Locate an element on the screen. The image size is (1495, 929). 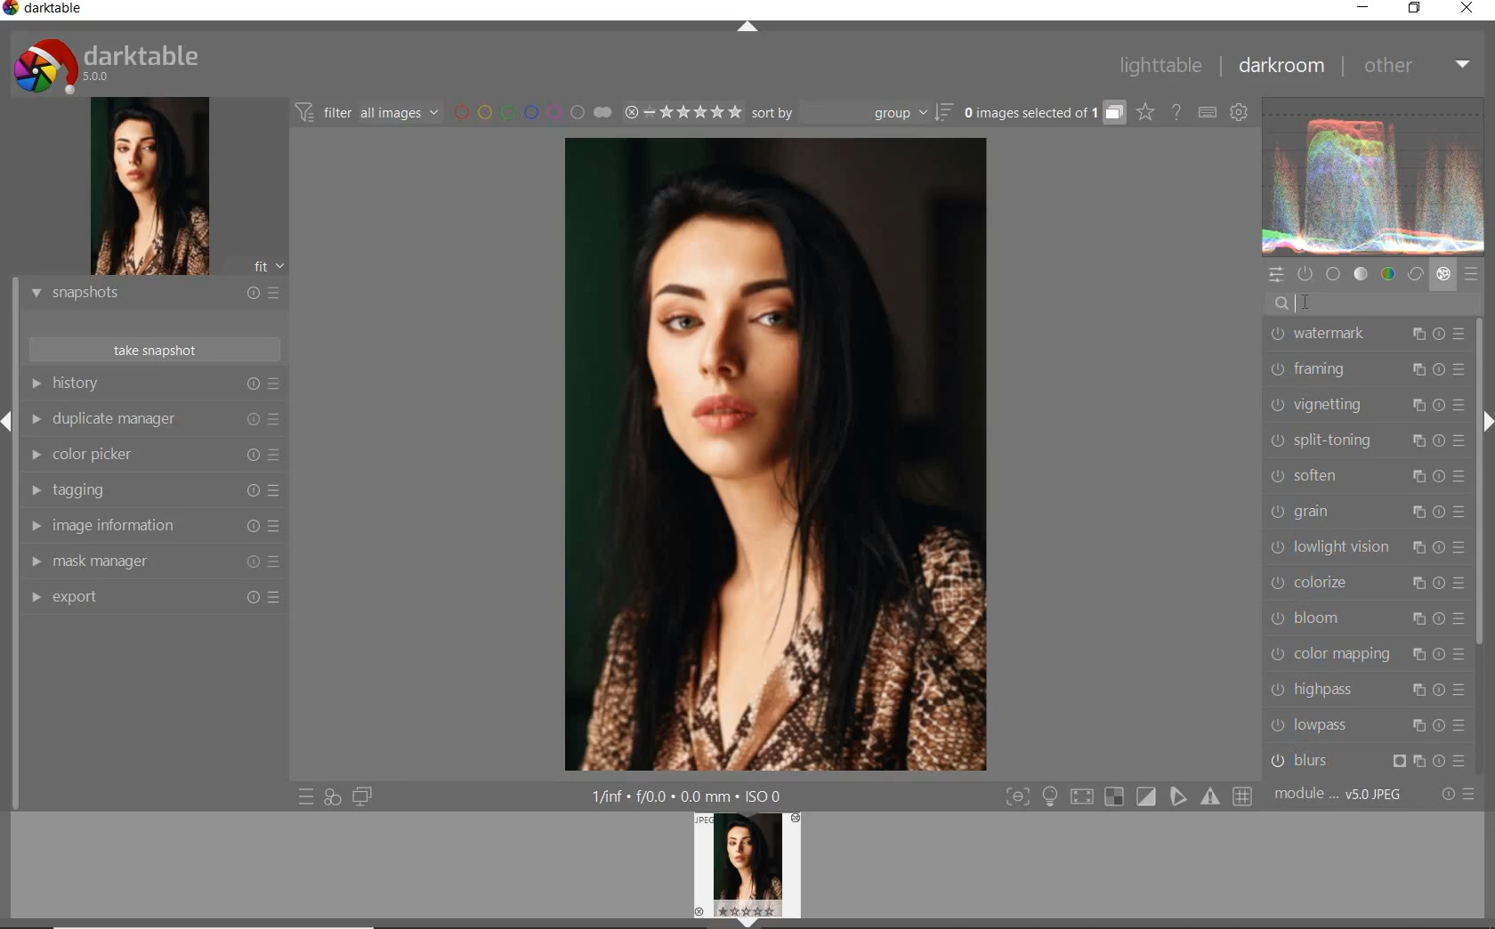
enable online help is located at coordinates (1176, 114).